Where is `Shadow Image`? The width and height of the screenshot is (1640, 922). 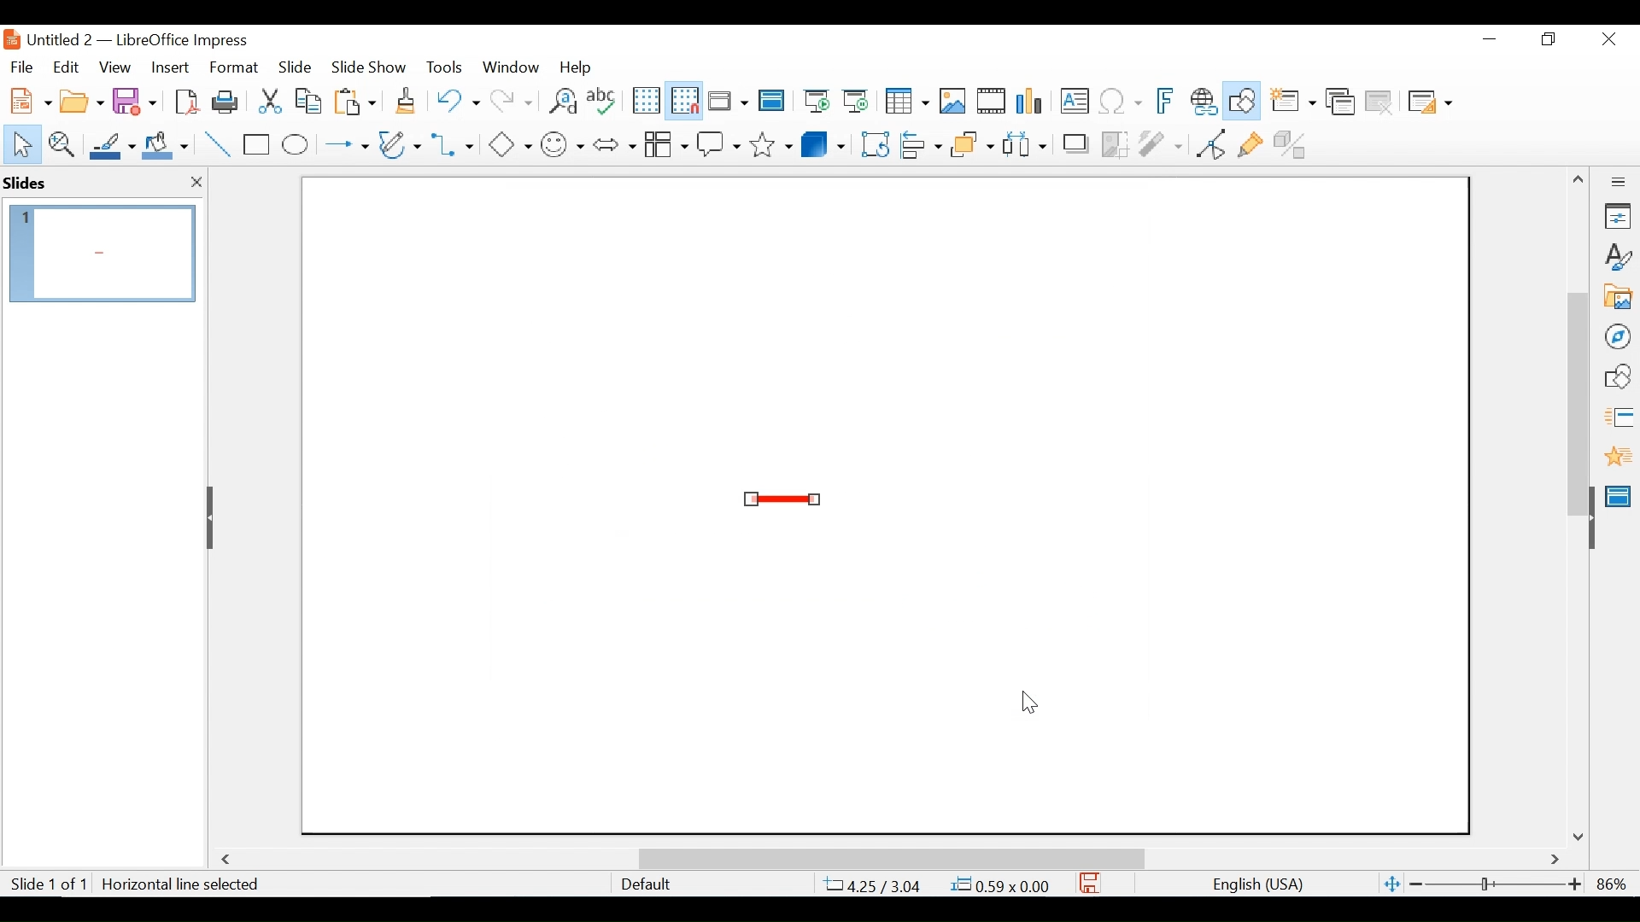
Shadow Image is located at coordinates (1077, 143).